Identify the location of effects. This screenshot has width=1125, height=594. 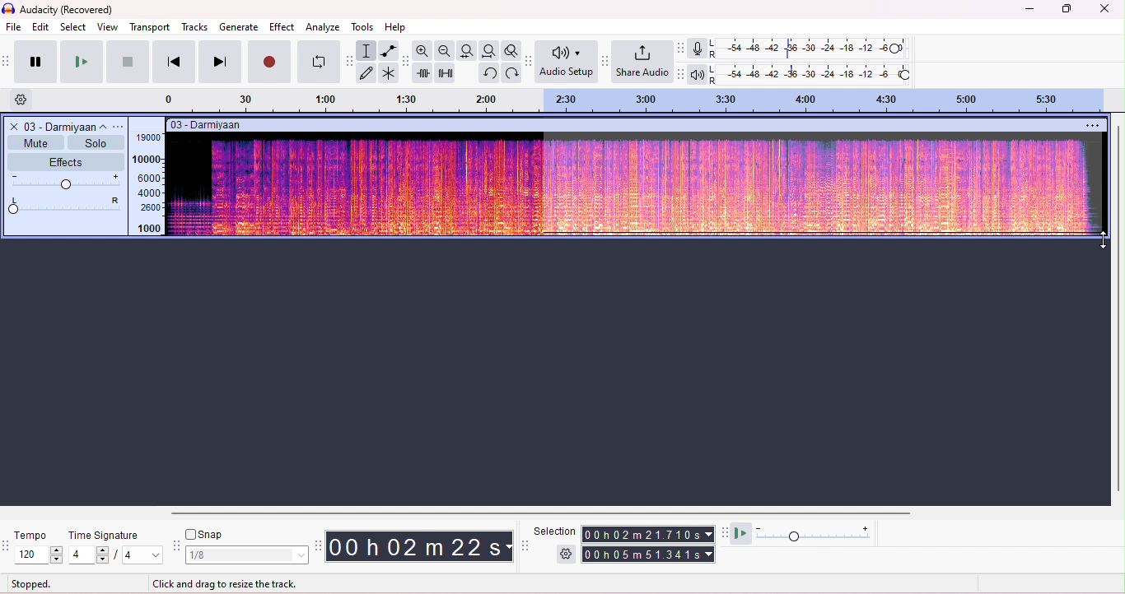
(65, 162).